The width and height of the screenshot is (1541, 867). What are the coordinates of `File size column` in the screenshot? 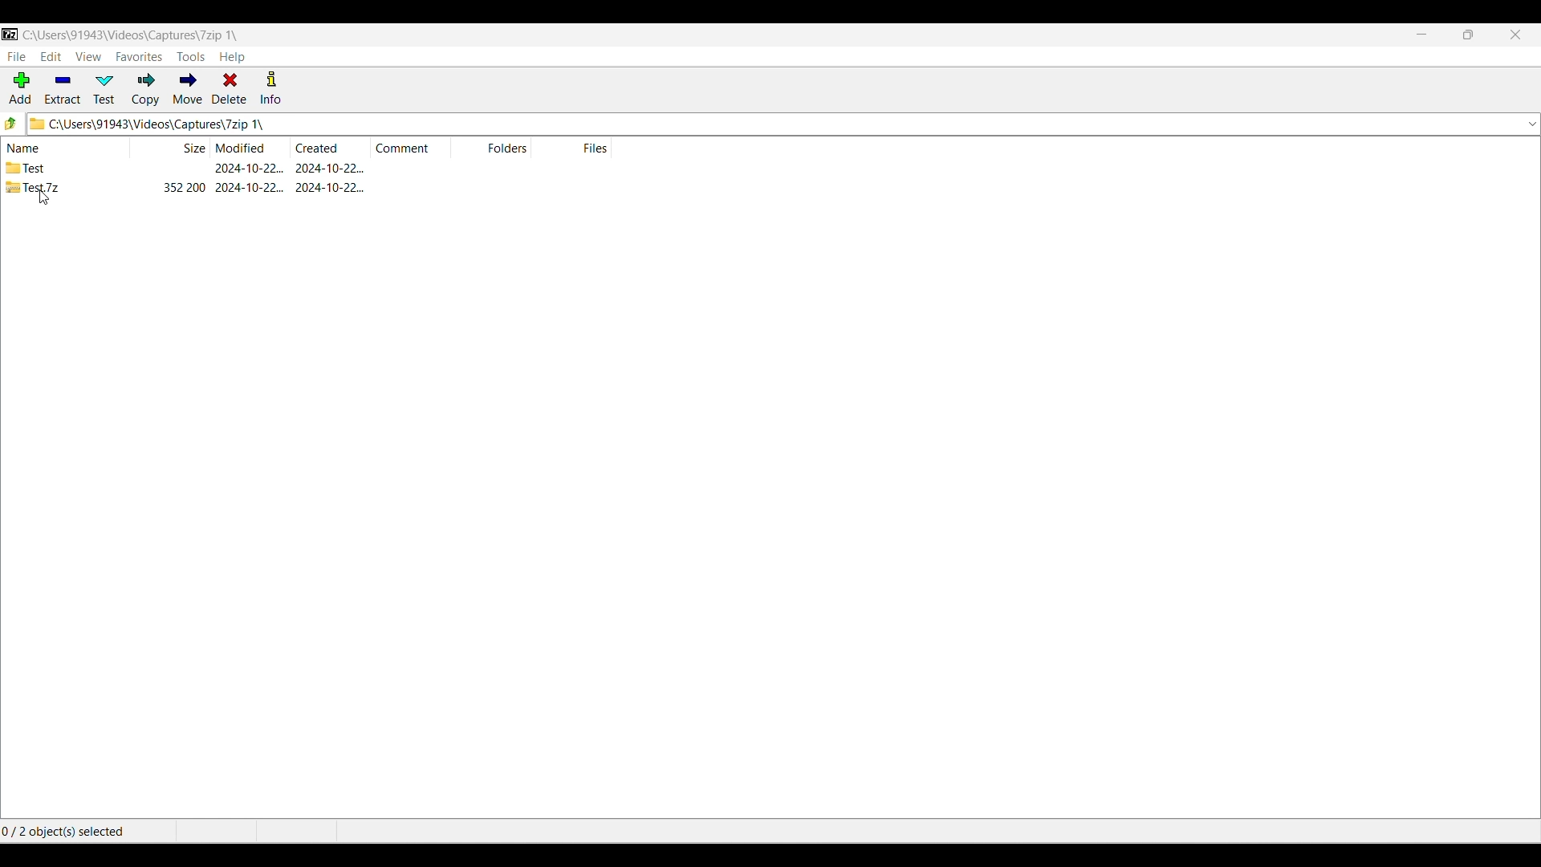 It's located at (173, 147).